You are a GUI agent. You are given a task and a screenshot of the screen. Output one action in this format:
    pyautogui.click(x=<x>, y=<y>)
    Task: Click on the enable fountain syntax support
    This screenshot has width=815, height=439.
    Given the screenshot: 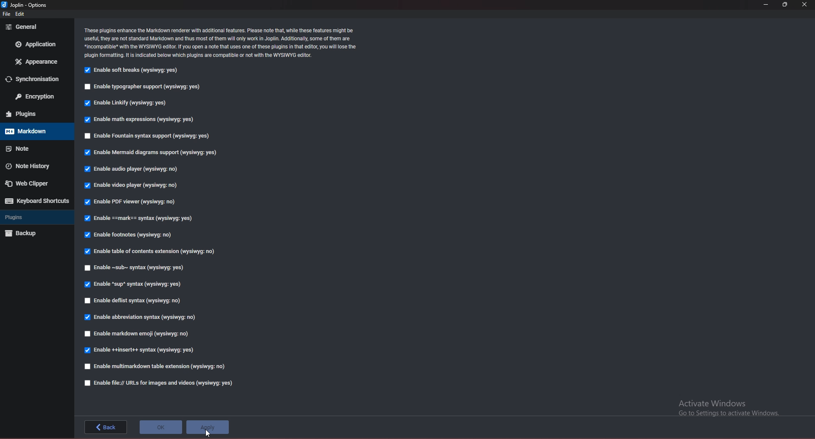 What is the action you would take?
    pyautogui.click(x=144, y=136)
    